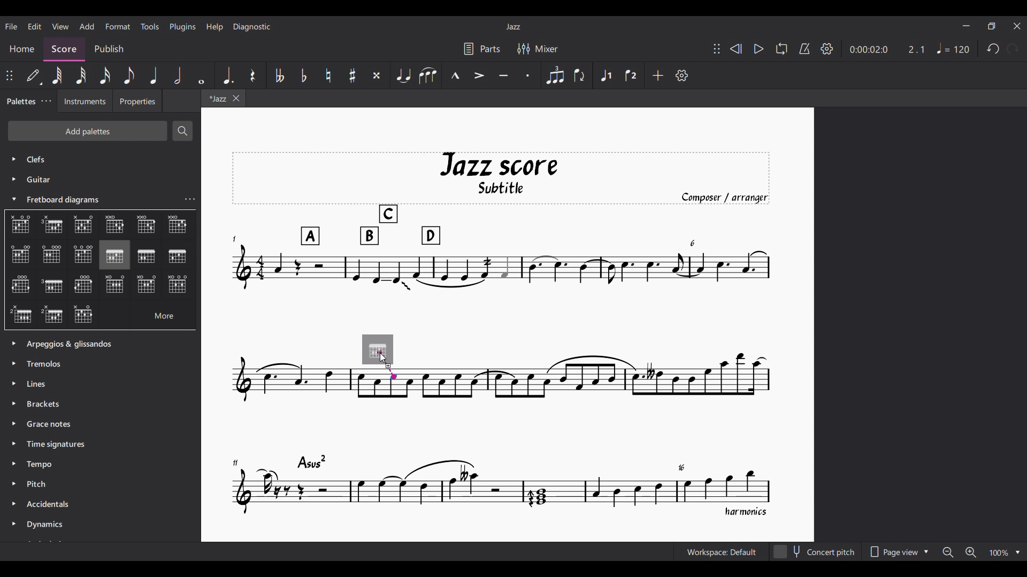  I want to click on Show in smaller tab, so click(992, 26).